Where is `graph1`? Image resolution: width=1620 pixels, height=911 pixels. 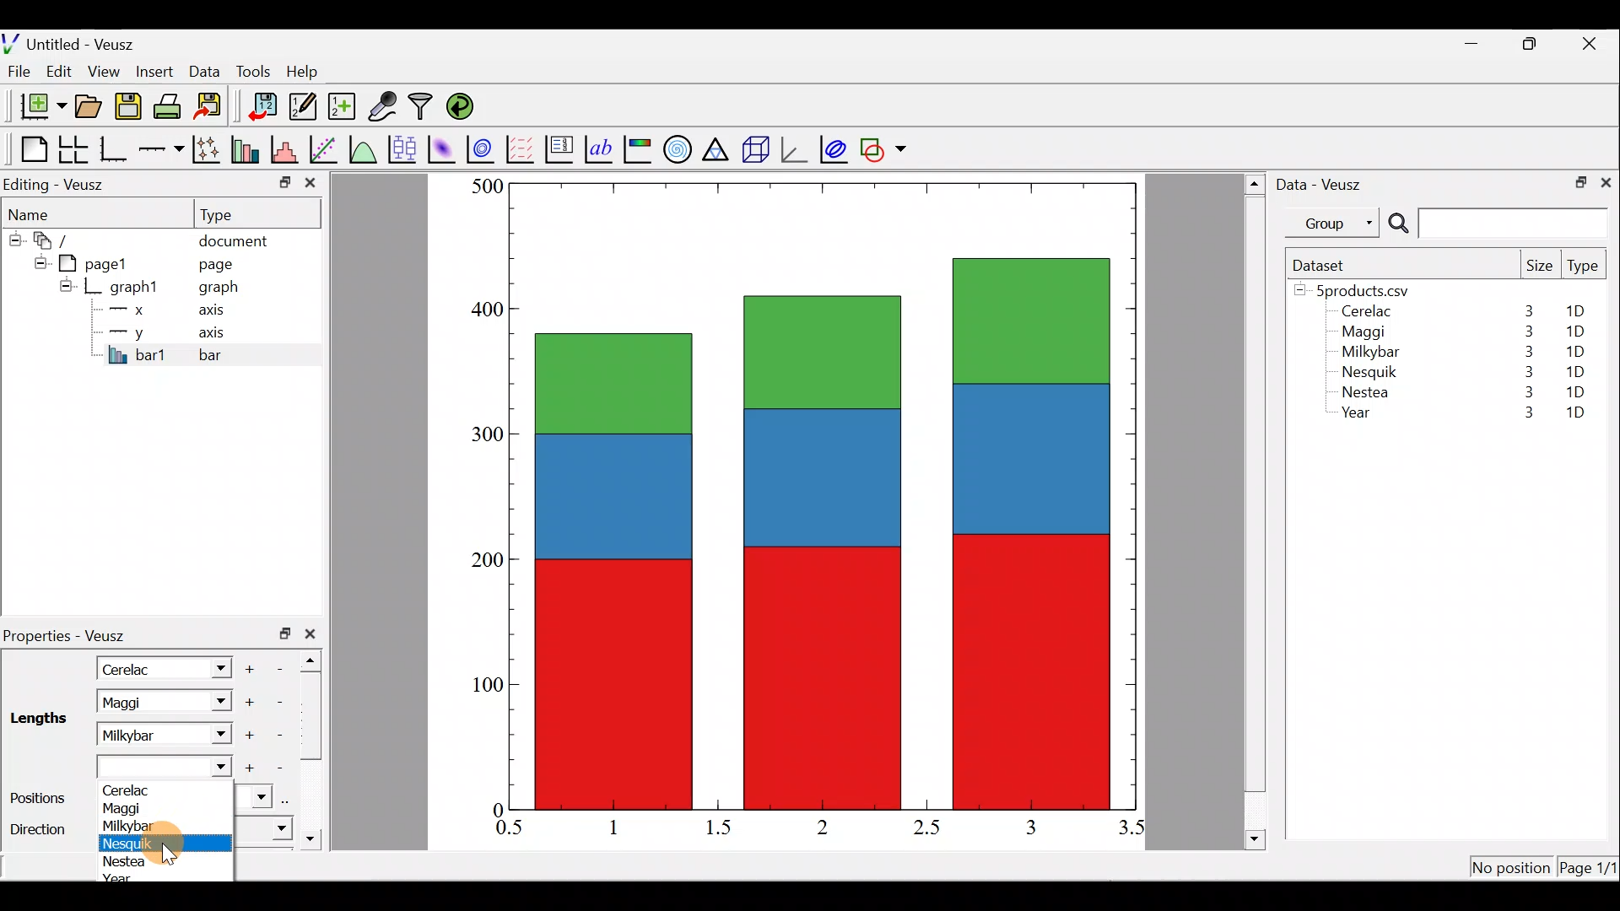 graph1 is located at coordinates (135, 288).